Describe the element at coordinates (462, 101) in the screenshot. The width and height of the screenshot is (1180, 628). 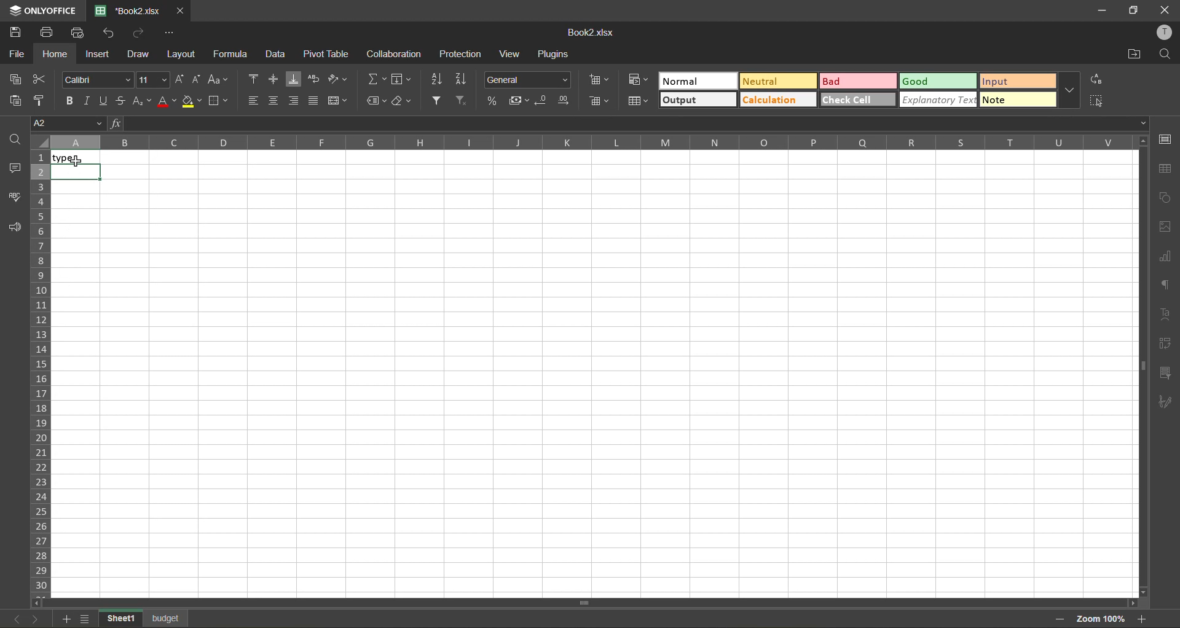
I see `clear filter` at that location.